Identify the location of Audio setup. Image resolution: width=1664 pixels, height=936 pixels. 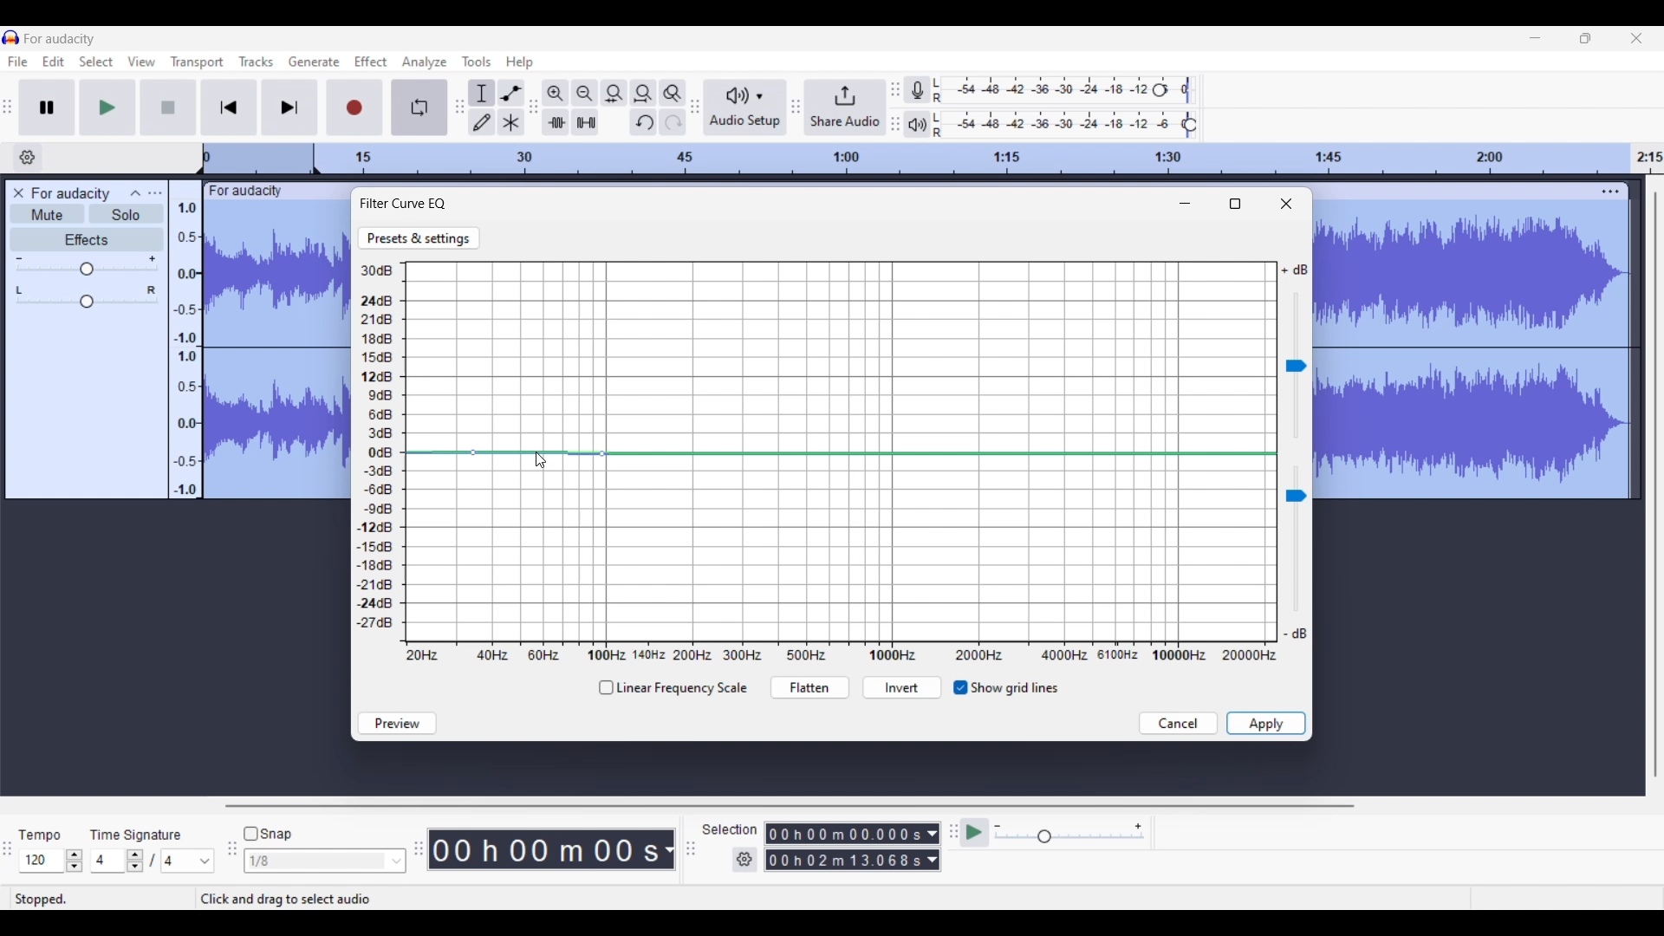
(745, 107).